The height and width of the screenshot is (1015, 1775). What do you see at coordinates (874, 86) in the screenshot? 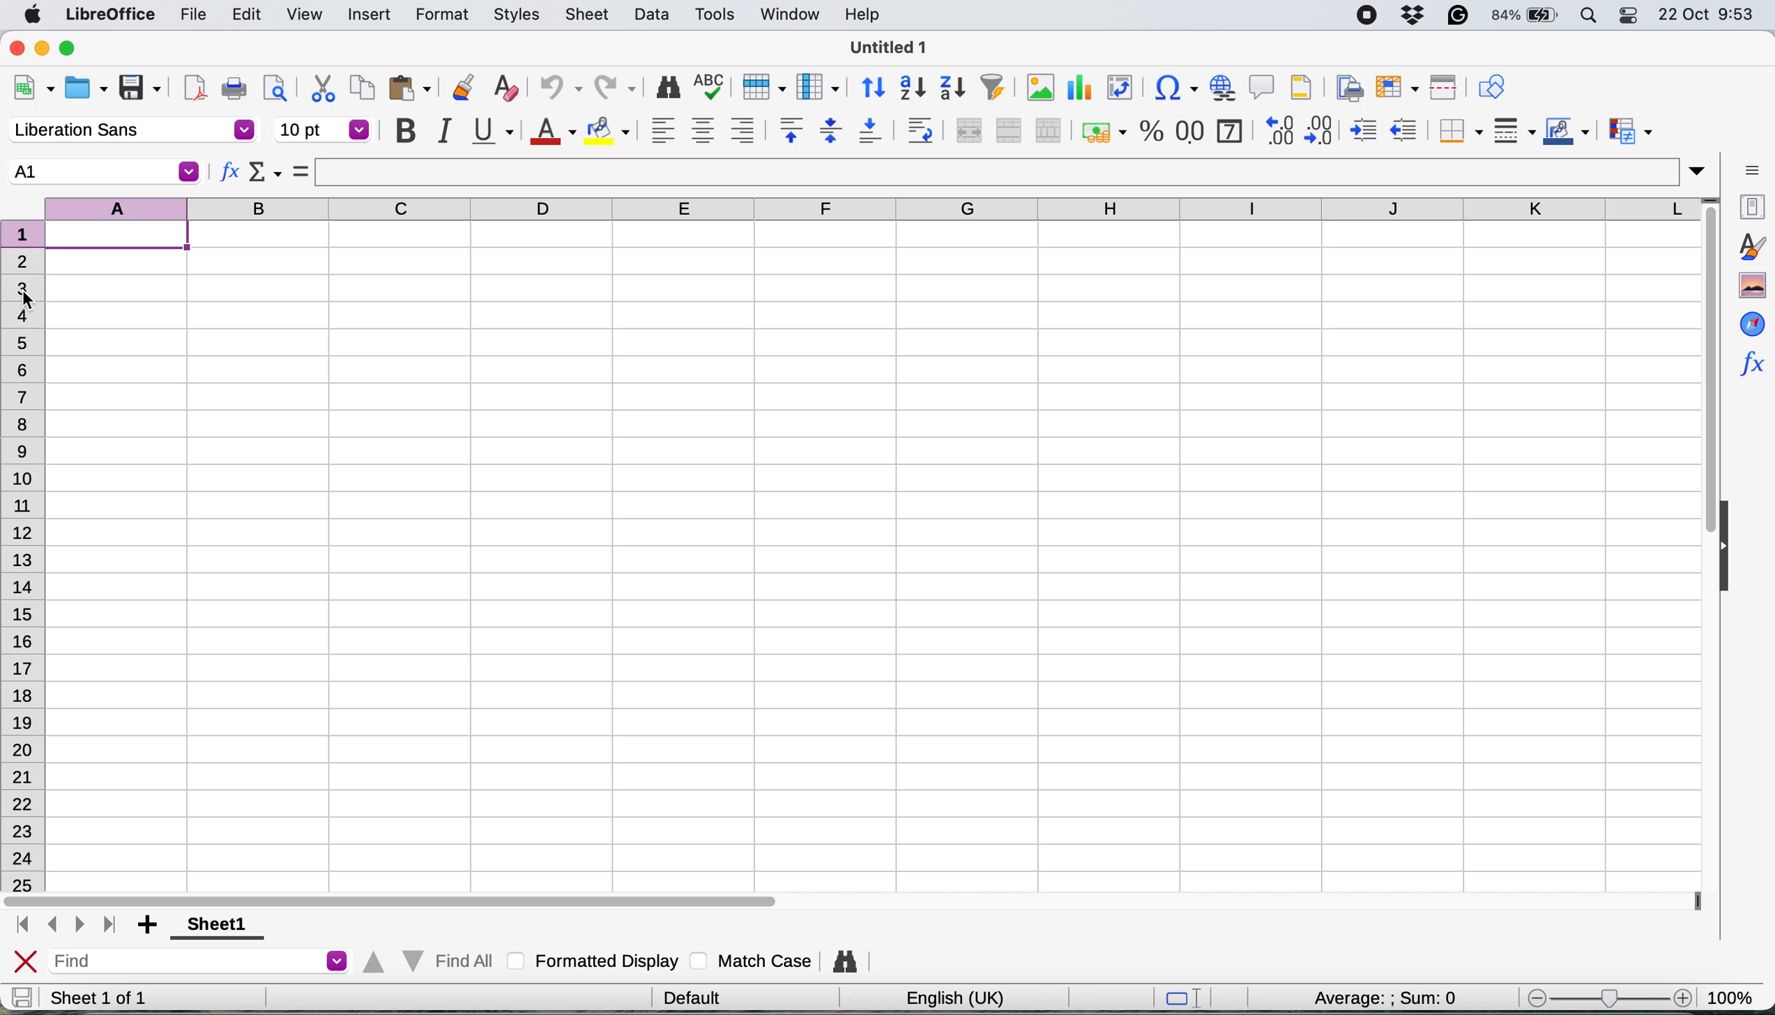
I see `sort` at bounding box center [874, 86].